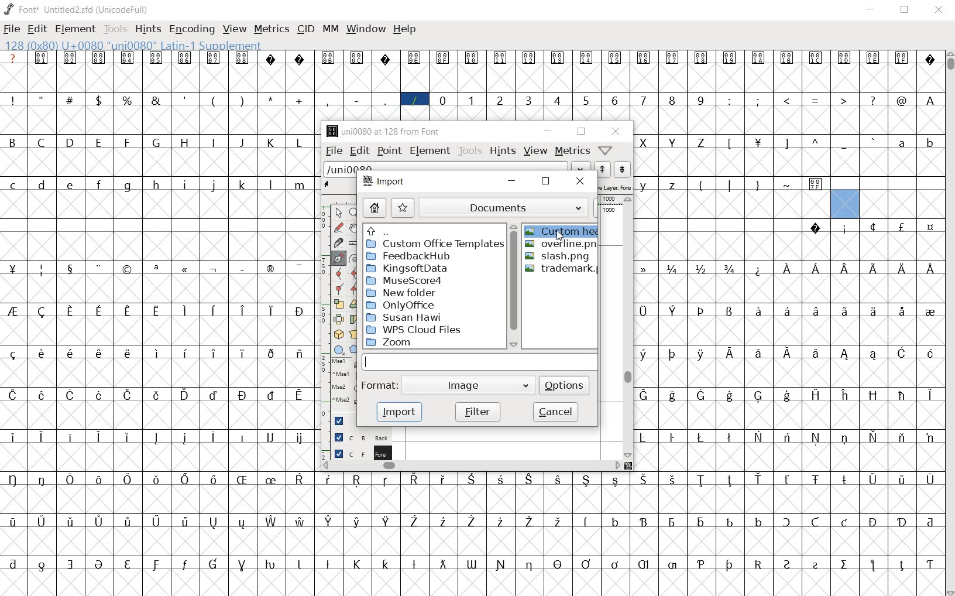 Image resolution: width=955 pixels, height=596 pixels. Describe the element at coordinates (643, 395) in the screenshot. I see `glyph` at that location.